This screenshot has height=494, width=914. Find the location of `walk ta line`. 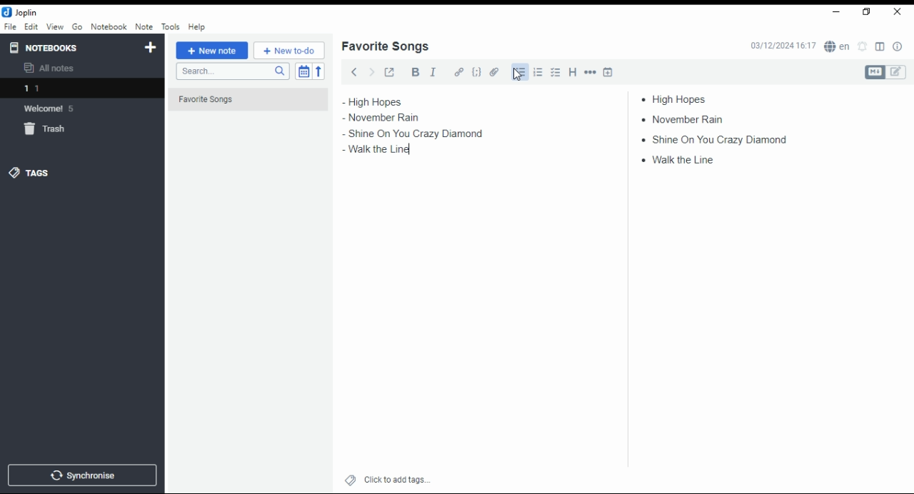

walk ta line is located at coordinates (373, 151).